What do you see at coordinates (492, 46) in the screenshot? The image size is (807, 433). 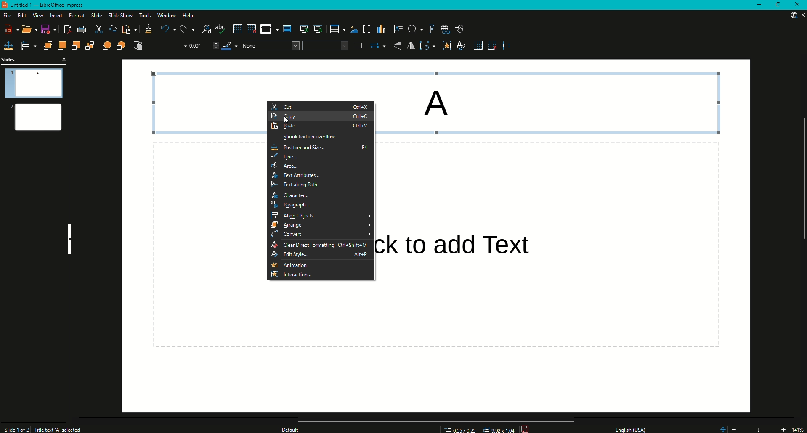 I see `Snap to Grid` at bounding box center [492, 46].